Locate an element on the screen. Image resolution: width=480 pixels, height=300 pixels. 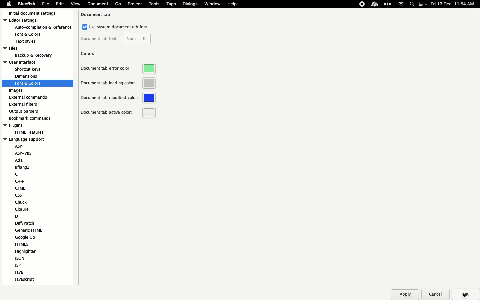
Project is located at coordinates (134, 4).